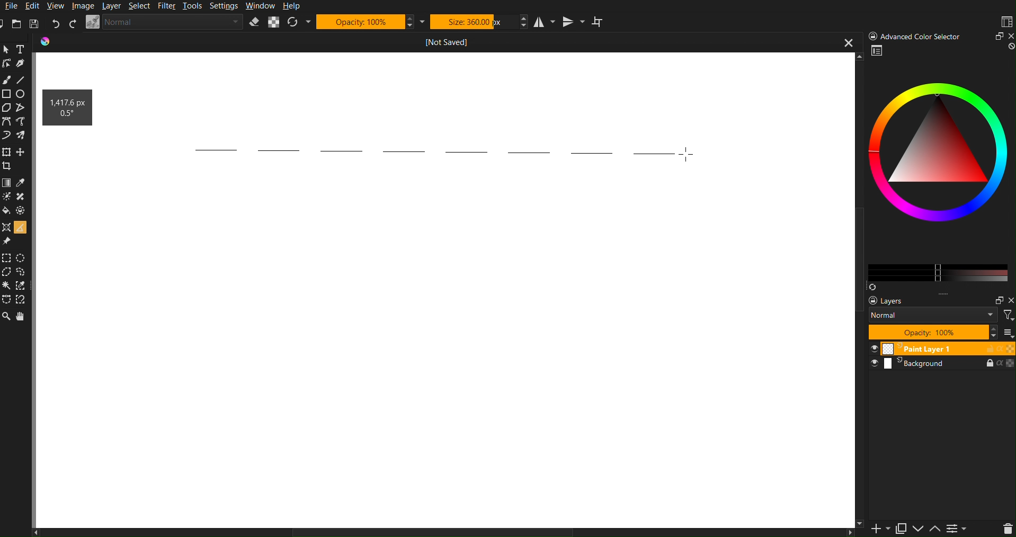  Describe the element at coordinates (1006, 528) in the screenshot. I see `Delete` at that location.